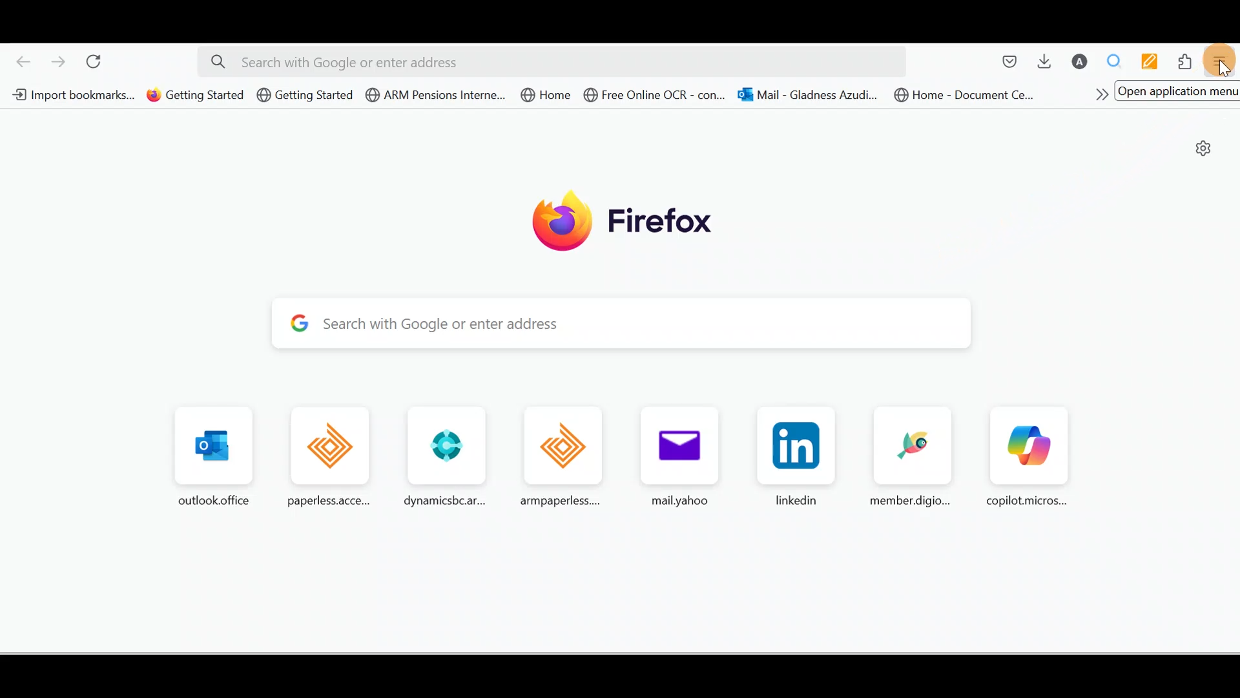 The height and width of the screenshot is (698, 1240). I want to click on Bookmark 4, so click(437, 98).